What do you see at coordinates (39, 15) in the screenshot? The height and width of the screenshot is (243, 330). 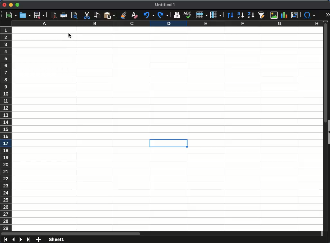 I see `save` at bounding box center [39, 15].